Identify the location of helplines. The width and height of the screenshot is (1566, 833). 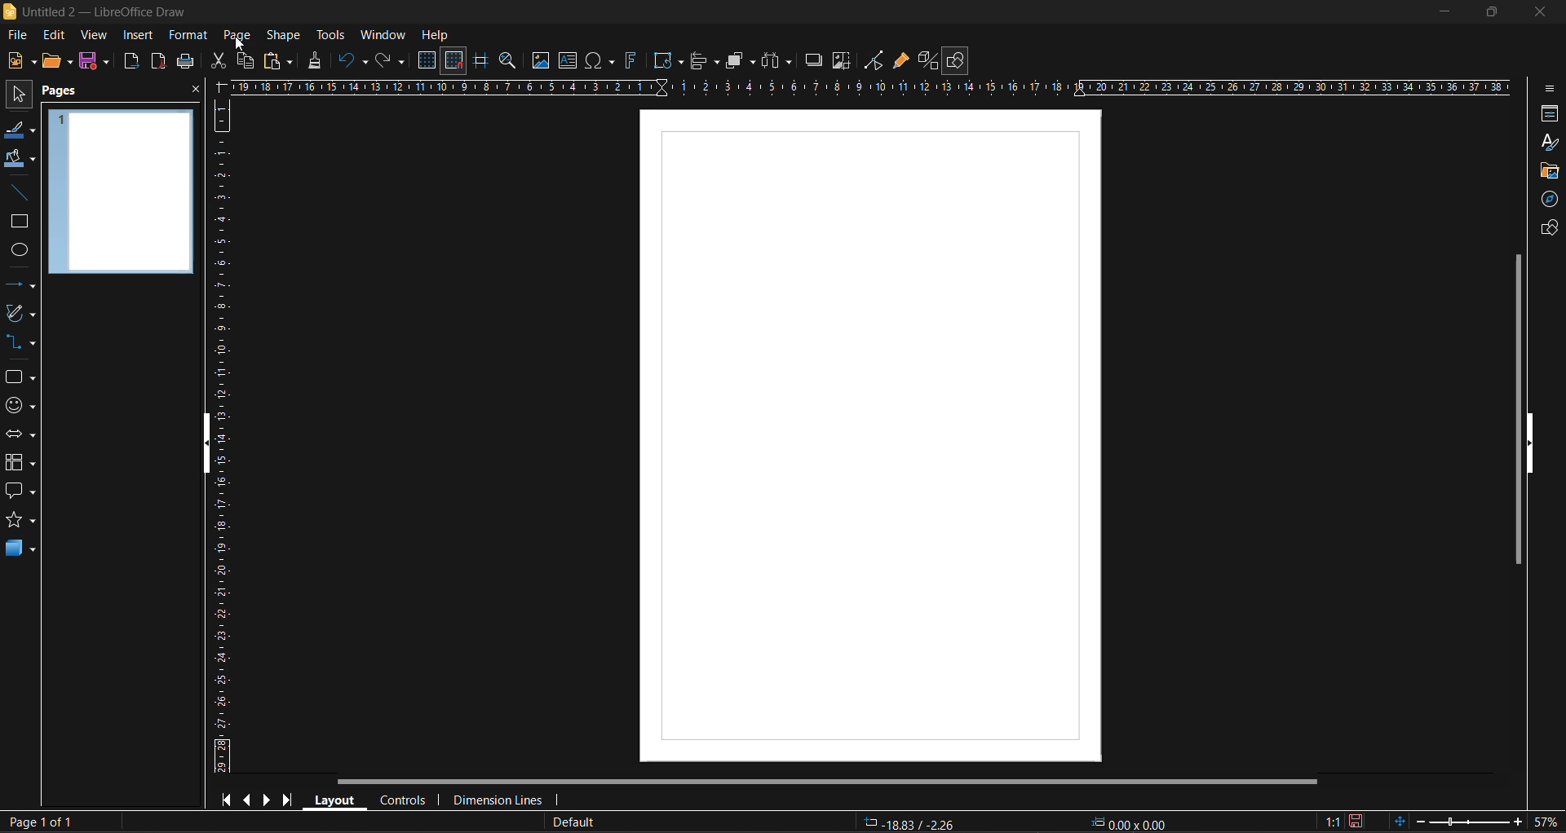
(480, 60).